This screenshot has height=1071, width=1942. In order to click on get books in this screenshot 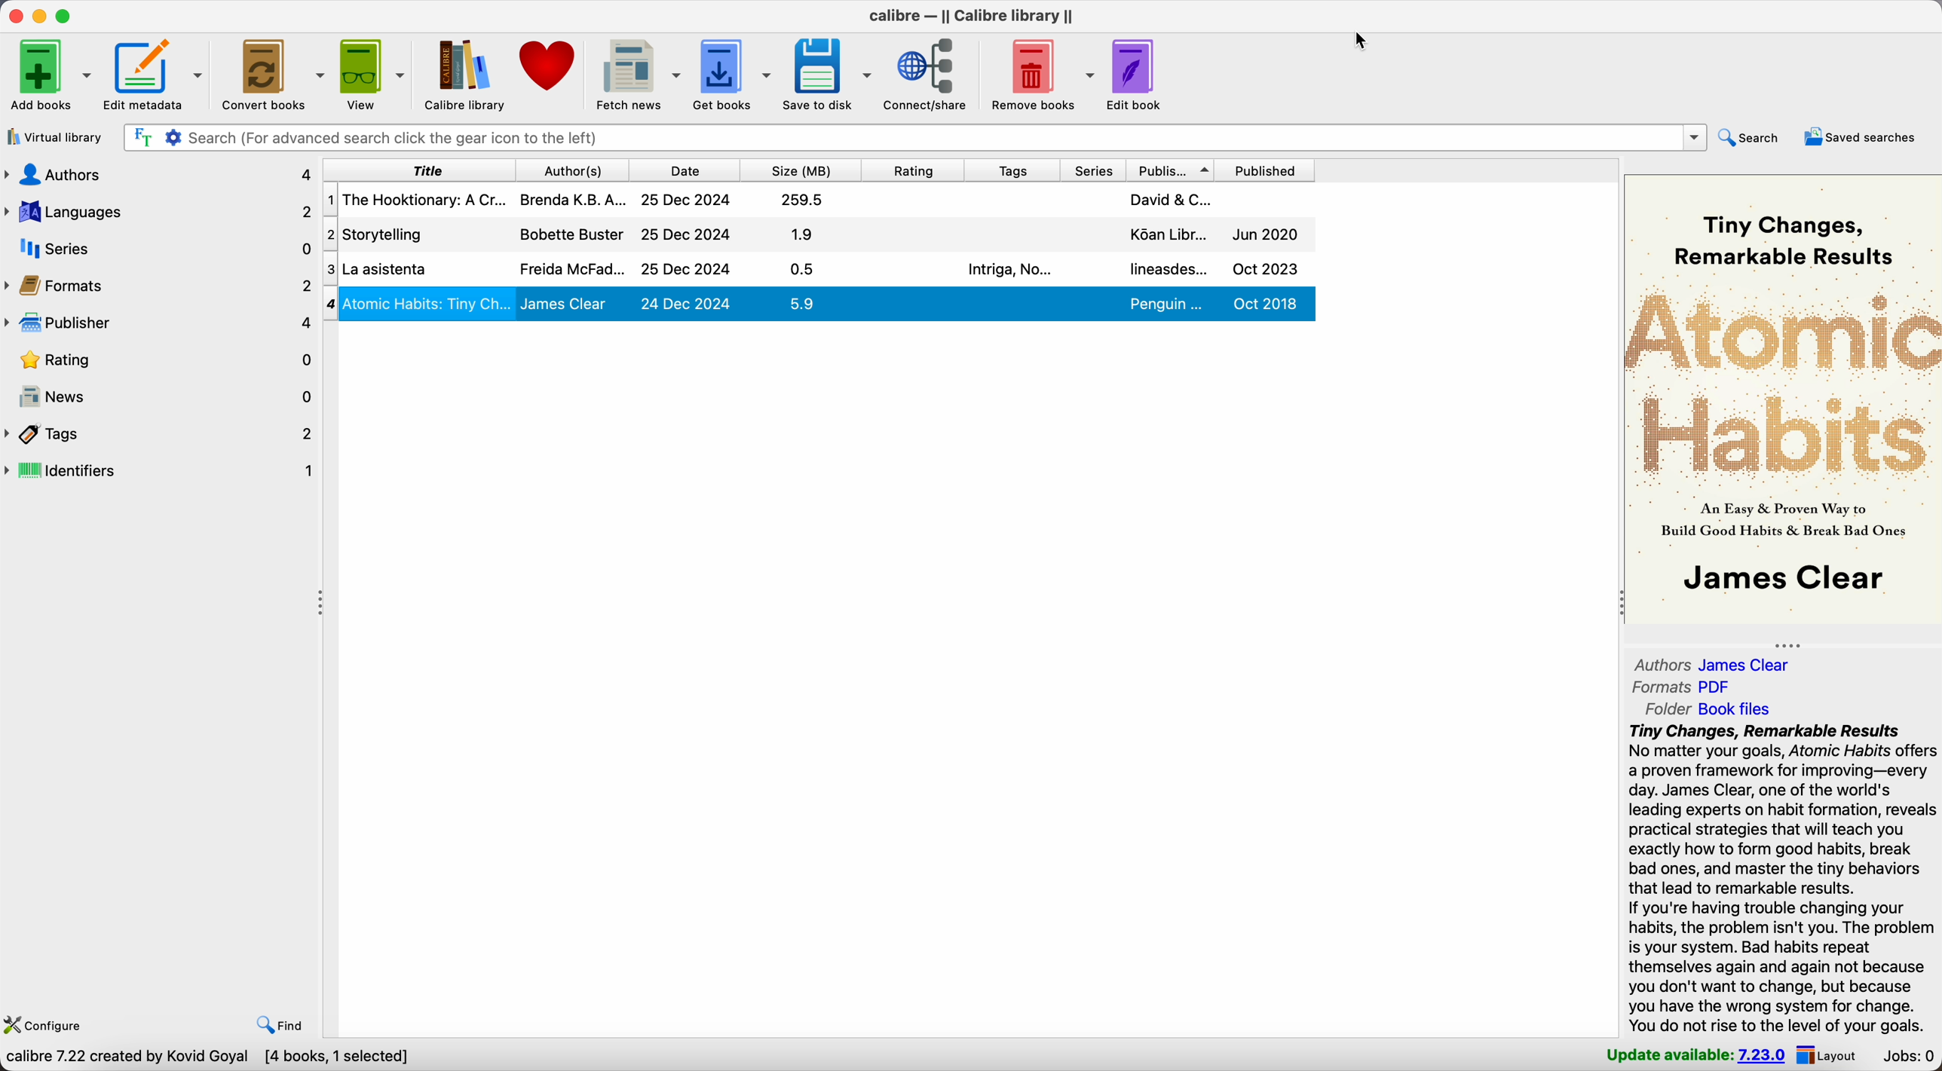, I will do `click(734, 72)`.